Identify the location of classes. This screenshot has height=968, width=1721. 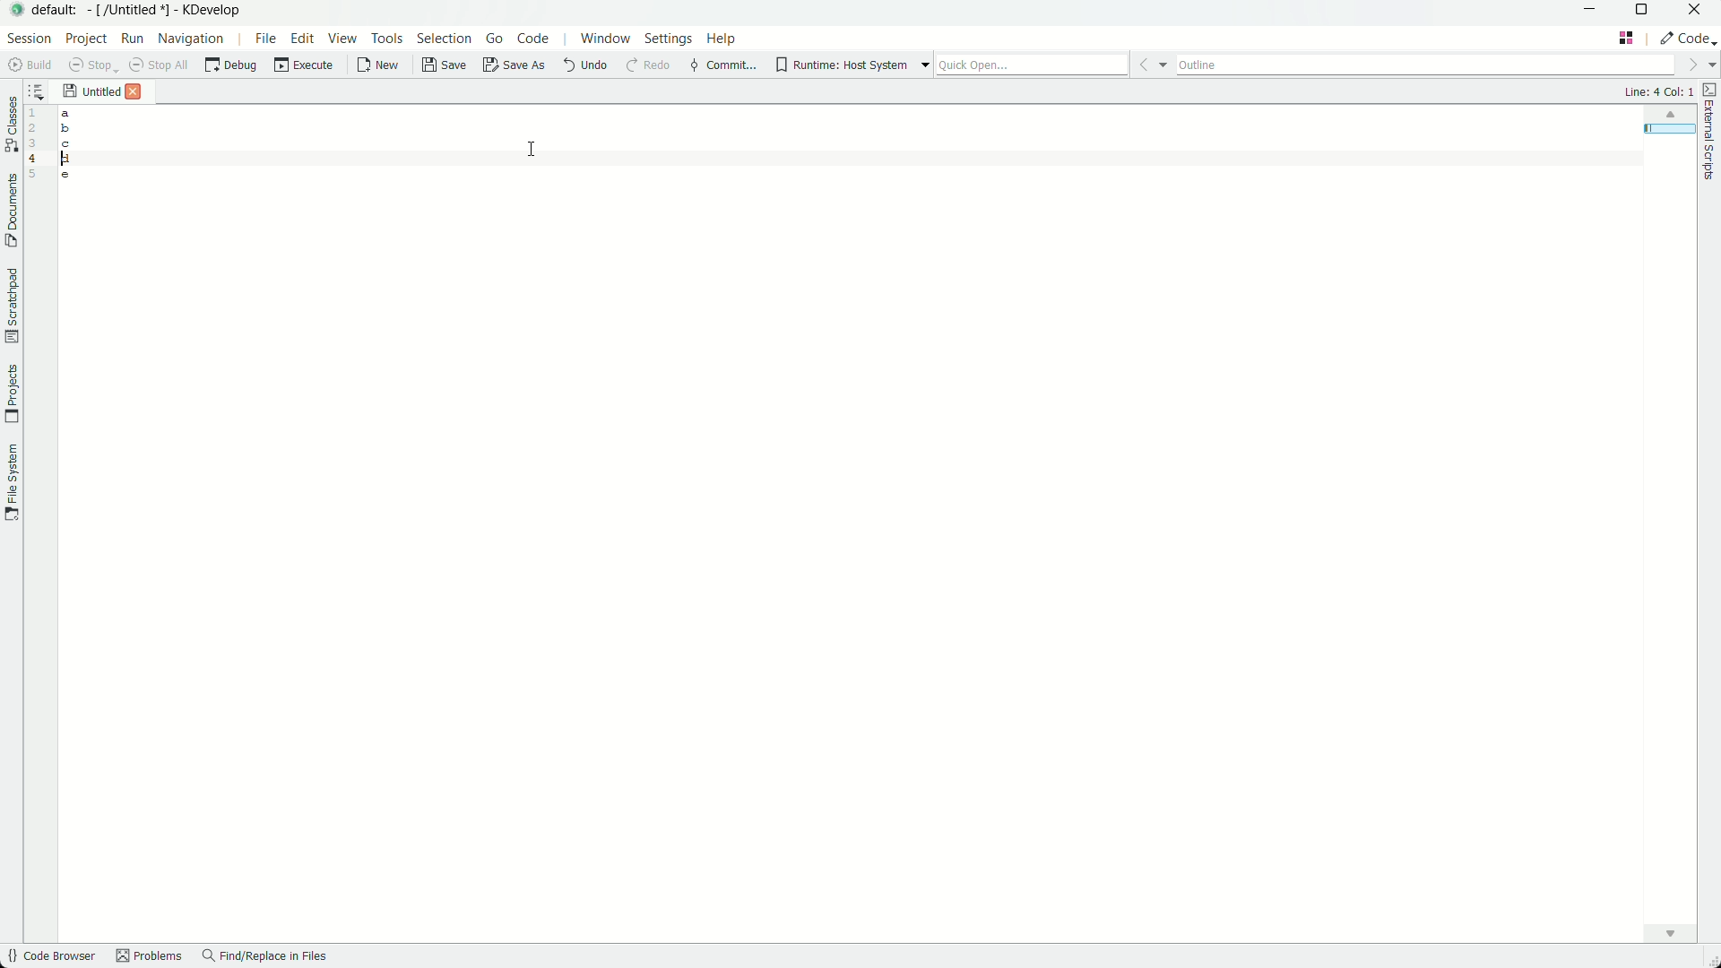
(11, 125).